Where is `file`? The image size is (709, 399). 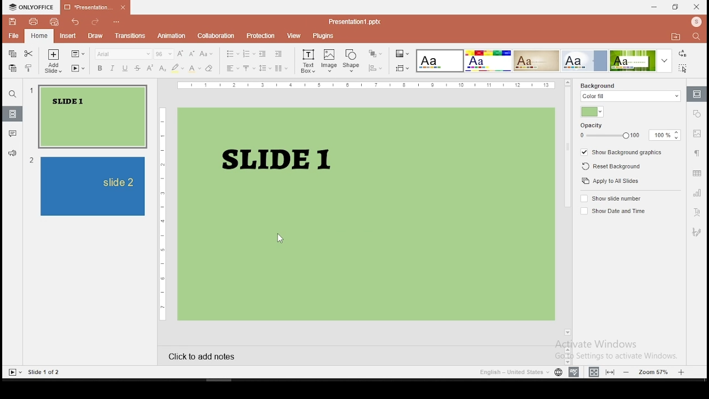
file is located at coordinates (14, 36).